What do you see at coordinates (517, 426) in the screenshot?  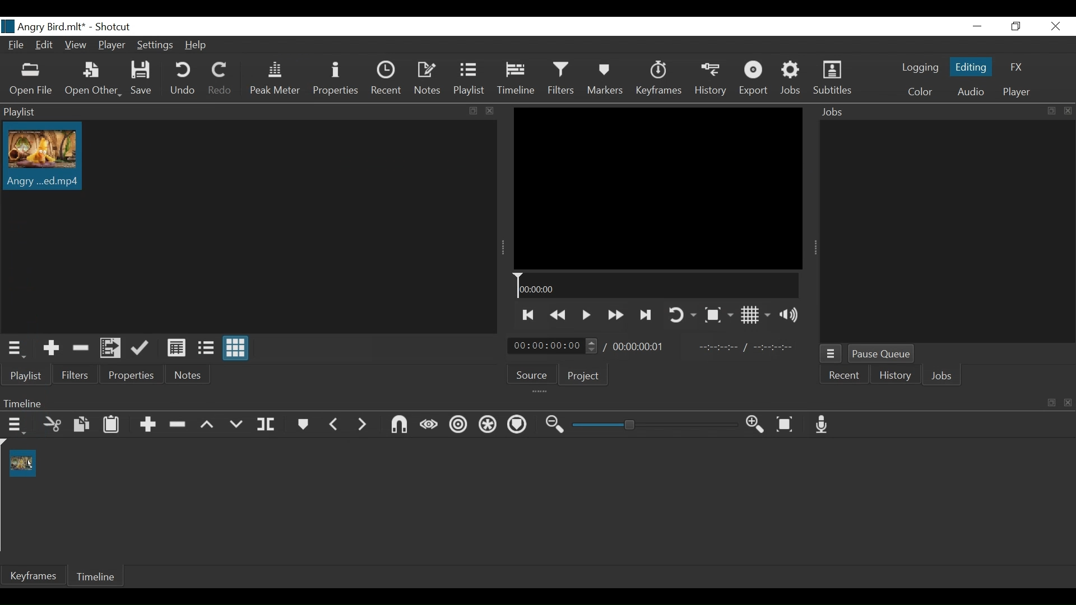 I see `Ripple markers` at bounding box center [517, 426].